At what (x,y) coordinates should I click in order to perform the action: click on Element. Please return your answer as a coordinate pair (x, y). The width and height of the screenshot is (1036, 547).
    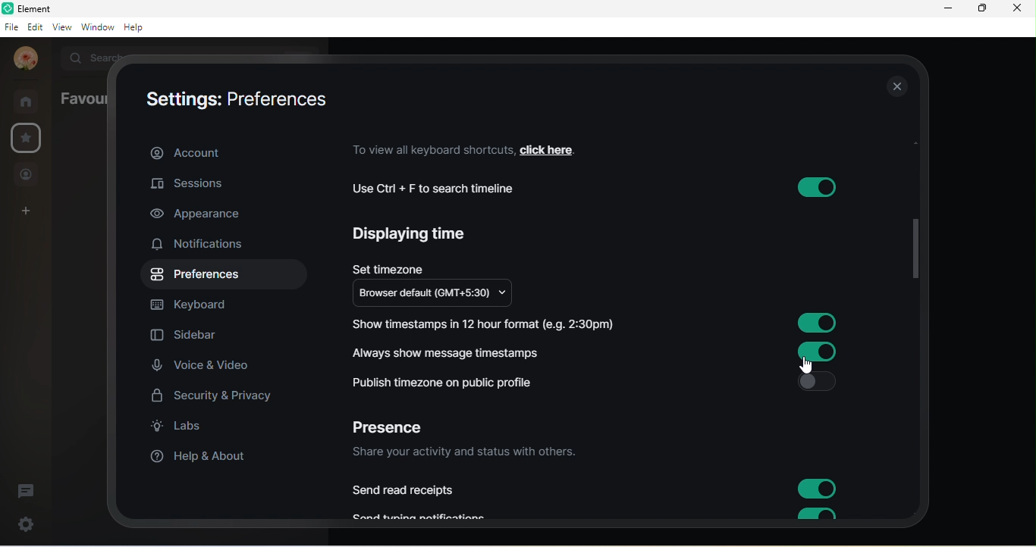
    Looking at the image, I should click on (33, 8).